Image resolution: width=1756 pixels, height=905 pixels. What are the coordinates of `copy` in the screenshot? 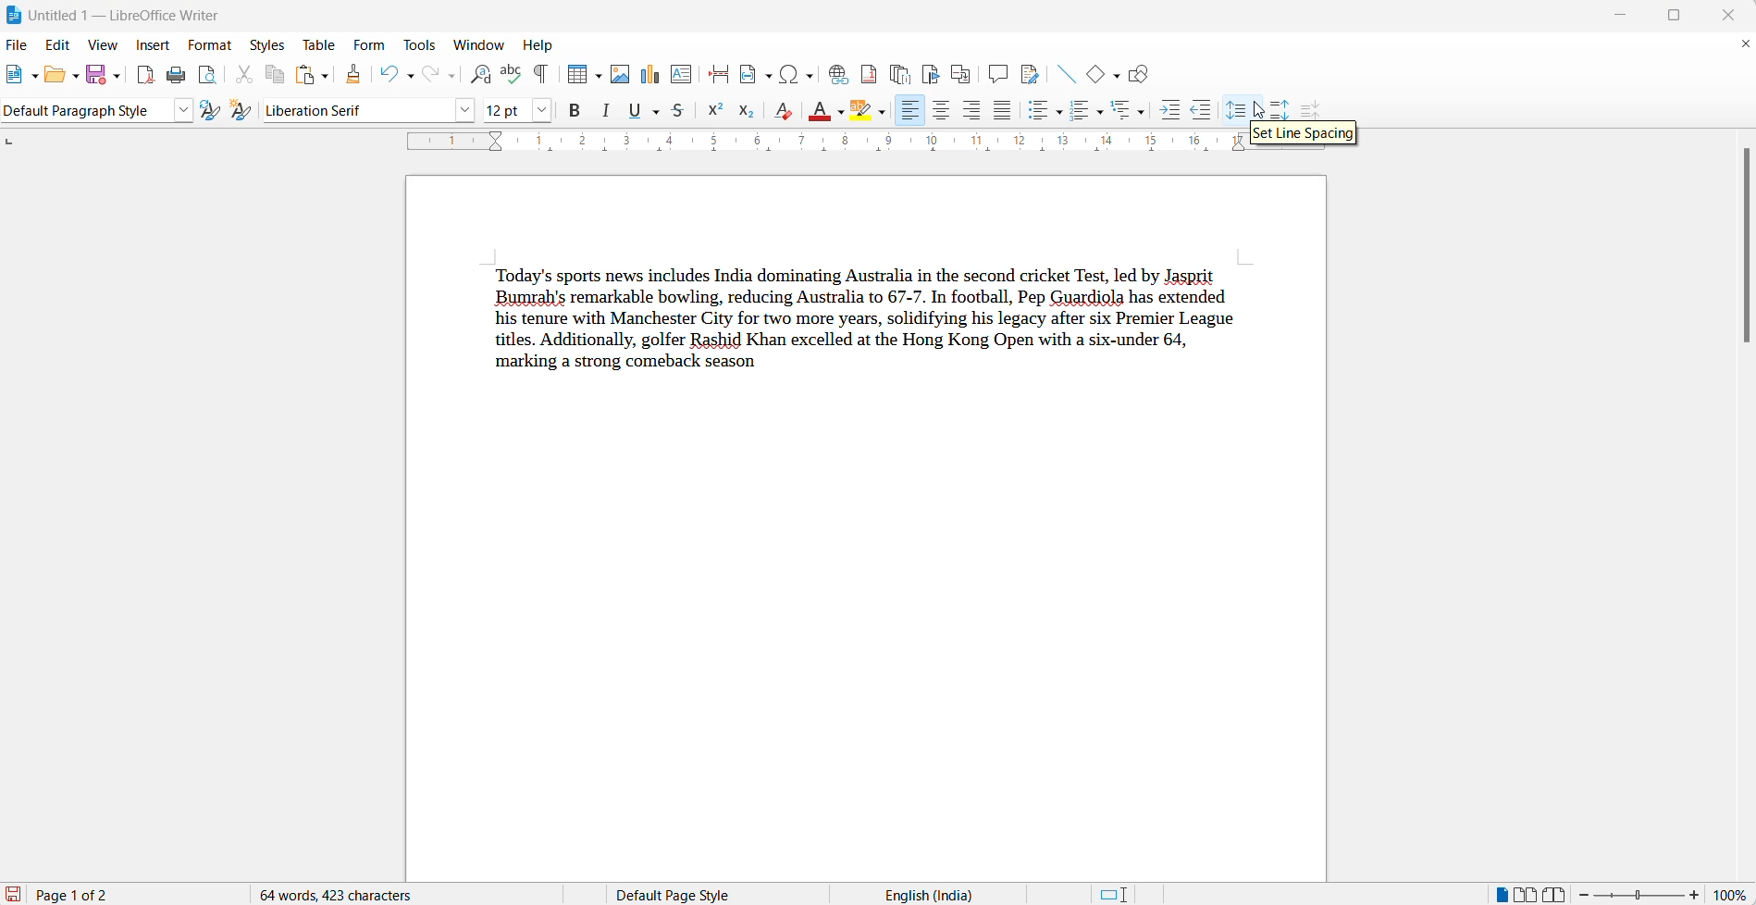 It's located at (276, 76).